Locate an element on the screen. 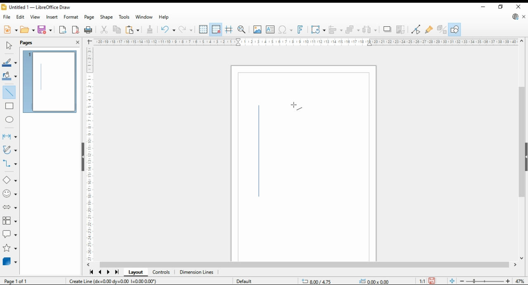 The height and width of the screenshot is (285, 528). lines and arrows is located at coordinates (9, 136).